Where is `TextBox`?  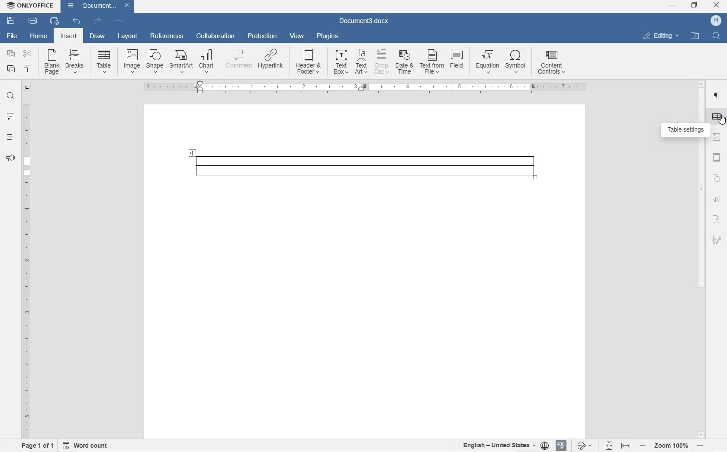 TextBox is located at coordinates (338, 62).